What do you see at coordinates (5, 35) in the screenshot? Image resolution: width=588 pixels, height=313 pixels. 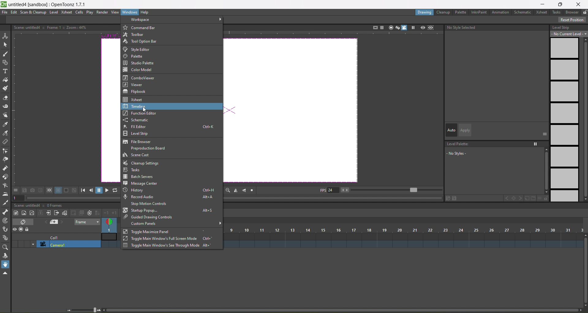 I see `animation tool` at bounding box center [5, 35].